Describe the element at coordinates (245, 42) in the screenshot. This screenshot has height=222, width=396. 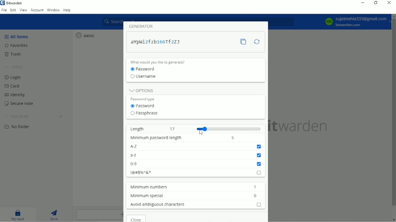
I see `Copy password` at that location.